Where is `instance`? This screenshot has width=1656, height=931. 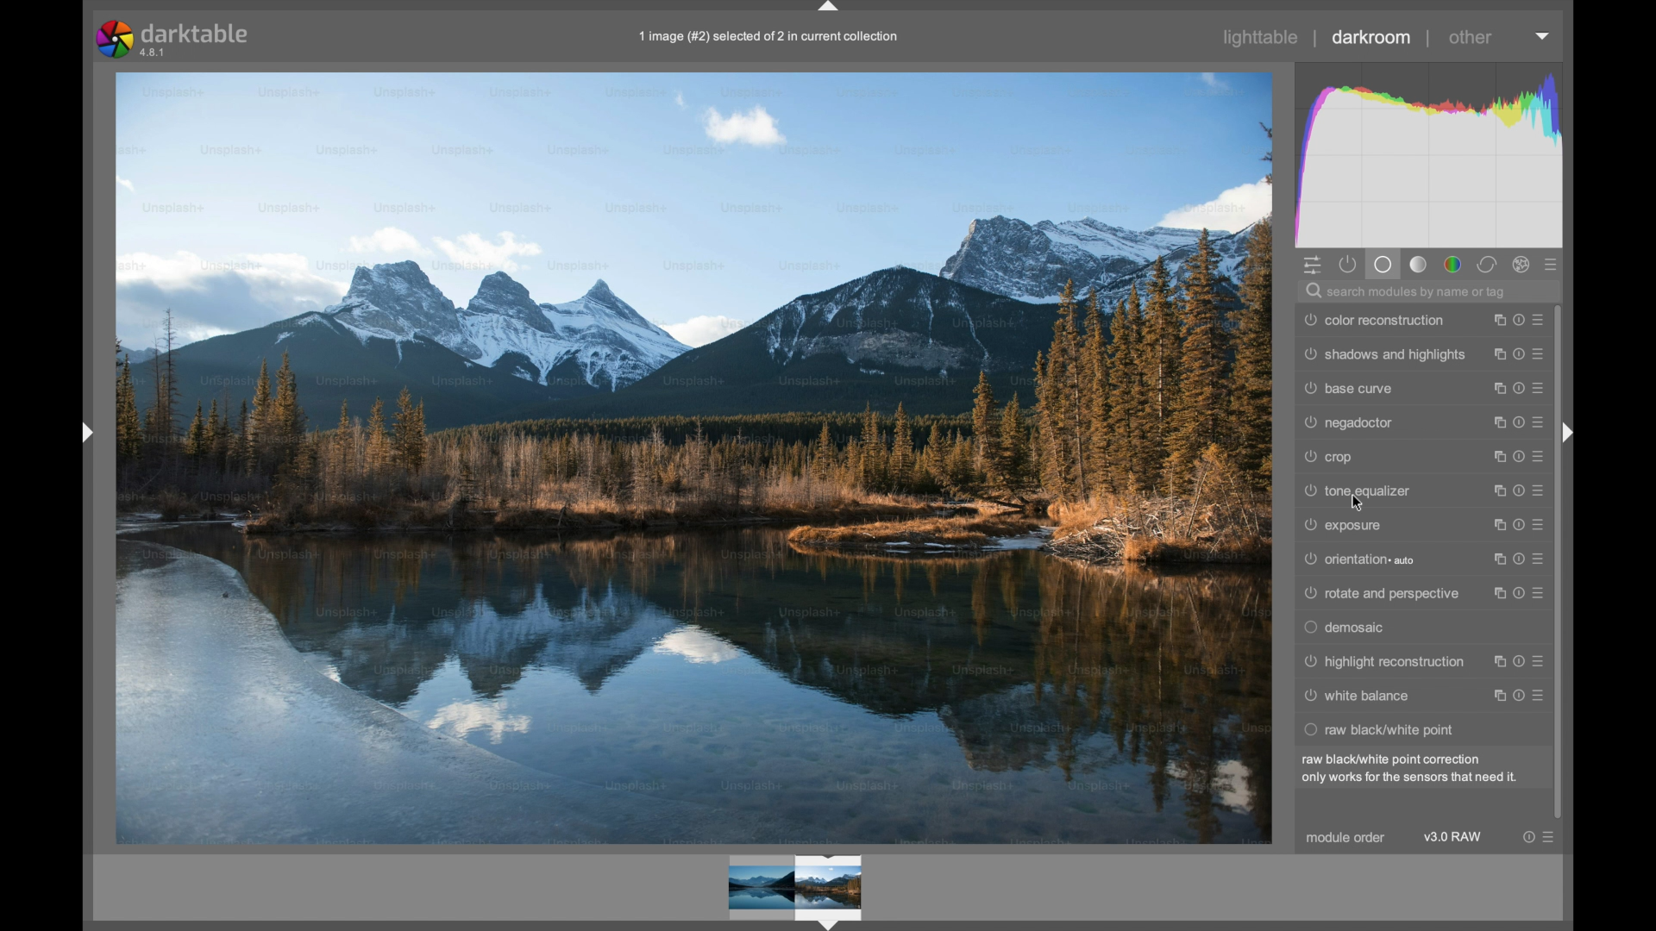
instance is located at coordinates (1494, 421).